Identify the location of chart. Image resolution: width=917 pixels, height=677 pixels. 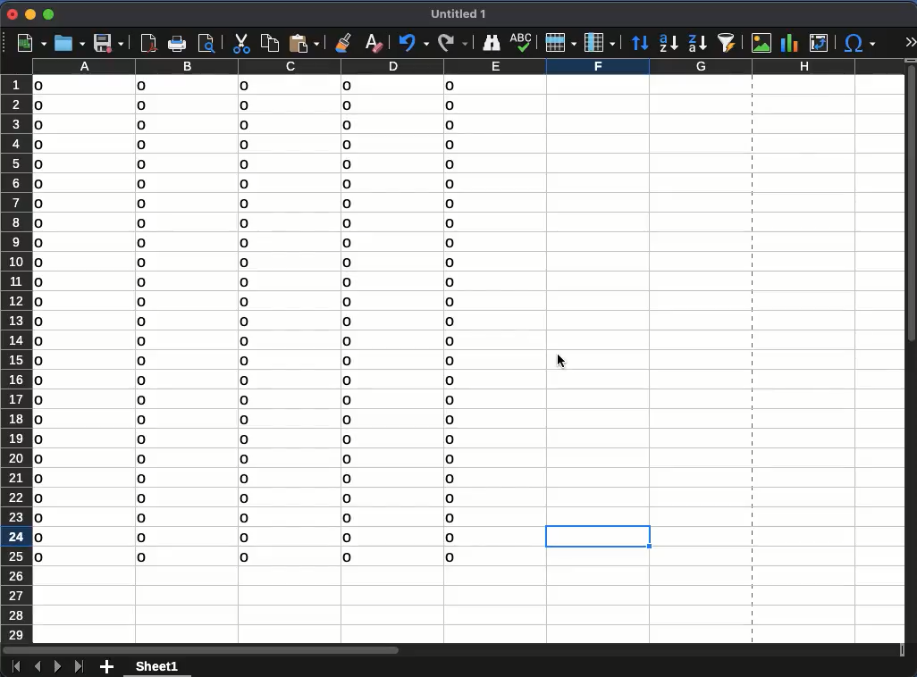
(788, 42).